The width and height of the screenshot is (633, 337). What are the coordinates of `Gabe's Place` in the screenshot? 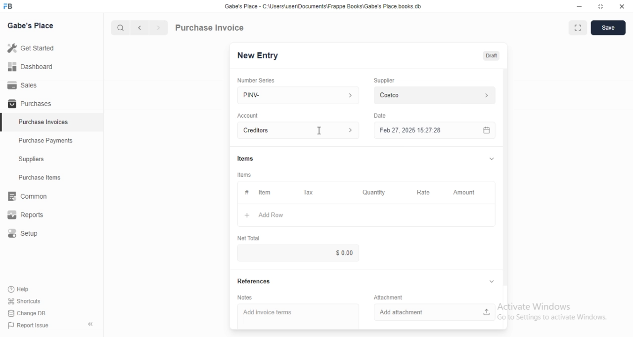 It's located at (30, 25).